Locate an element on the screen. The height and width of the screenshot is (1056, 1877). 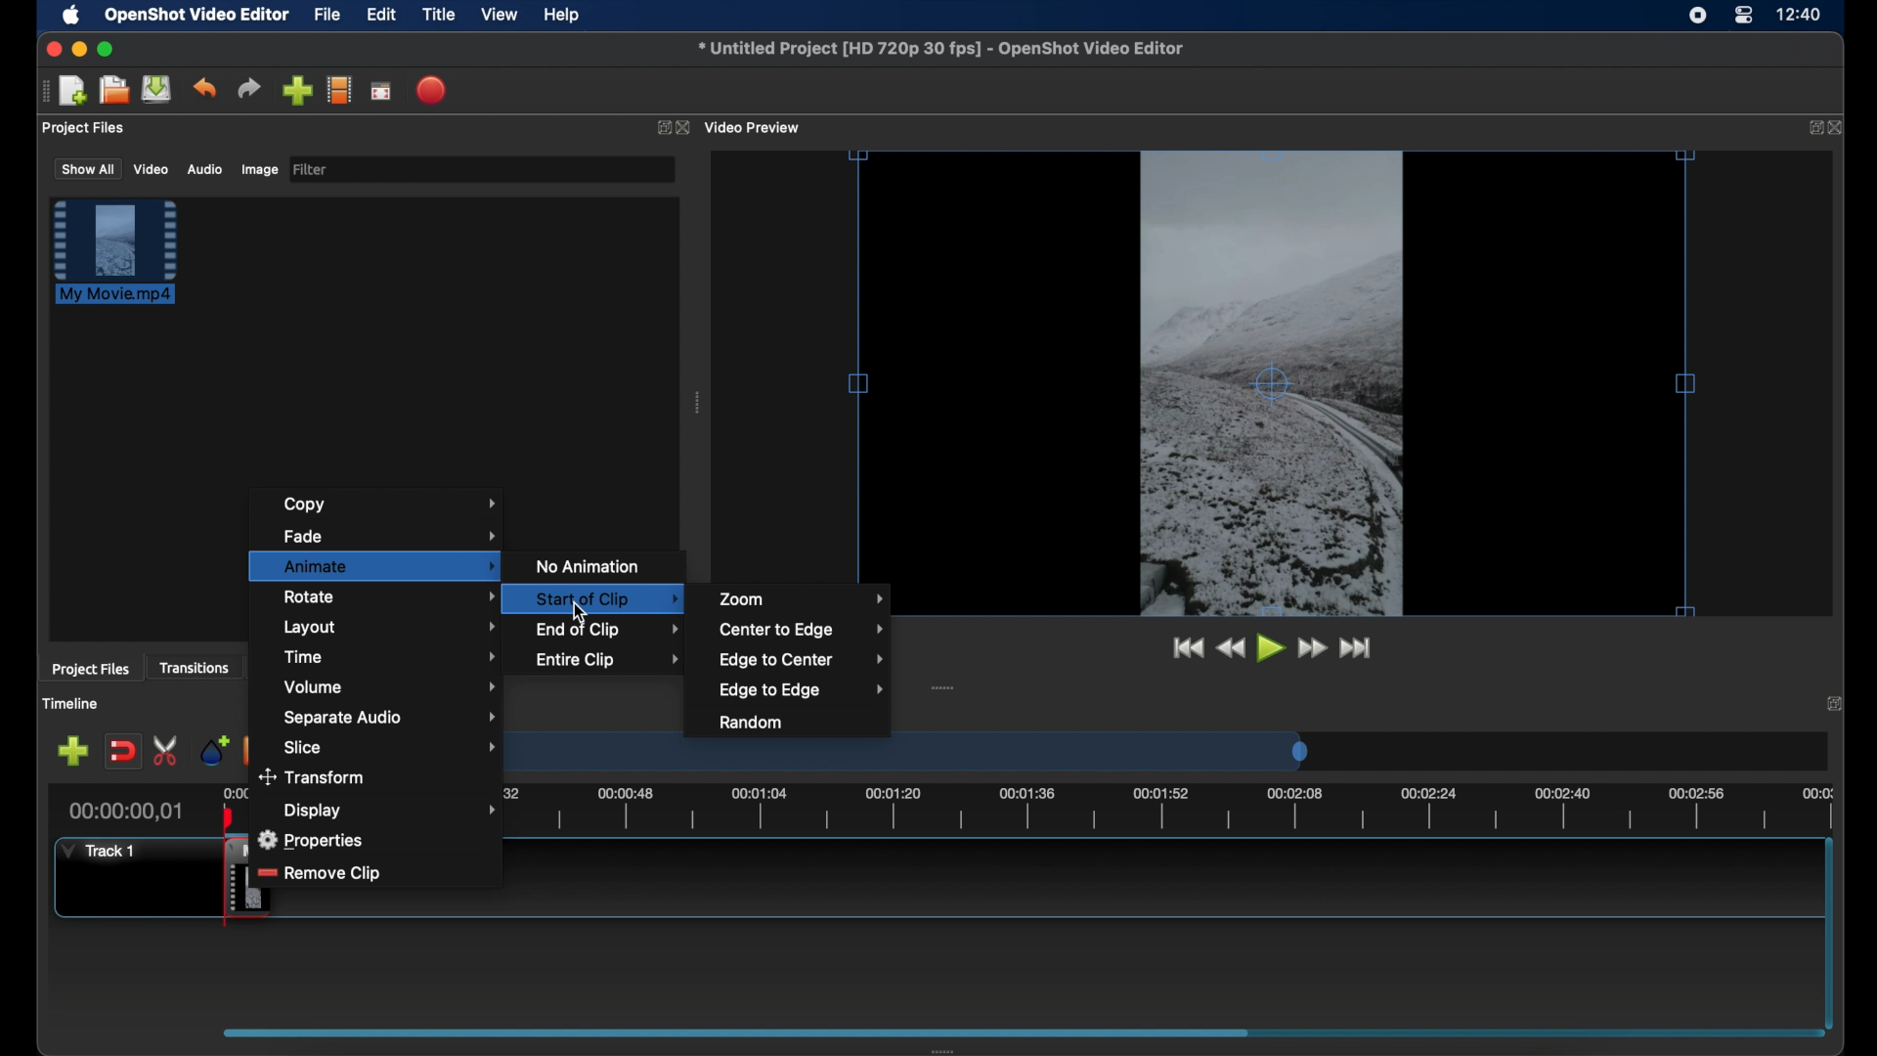
drag handle is located at coordinates (943, 689).